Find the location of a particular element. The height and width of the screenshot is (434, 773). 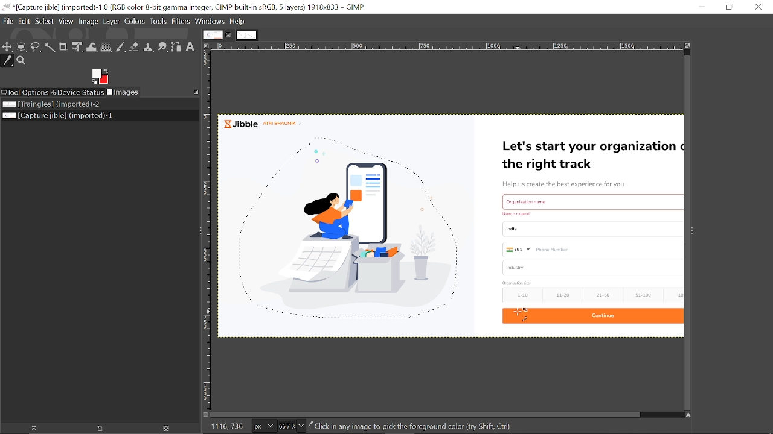

Select tool is located at coordinates (36, 46).